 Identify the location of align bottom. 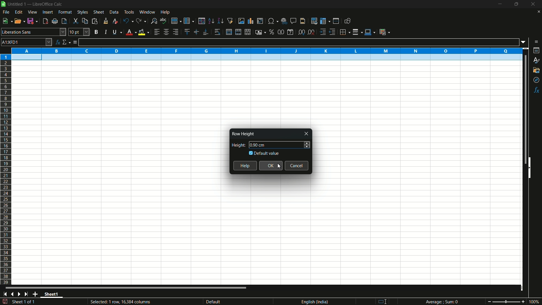
(206, 32).